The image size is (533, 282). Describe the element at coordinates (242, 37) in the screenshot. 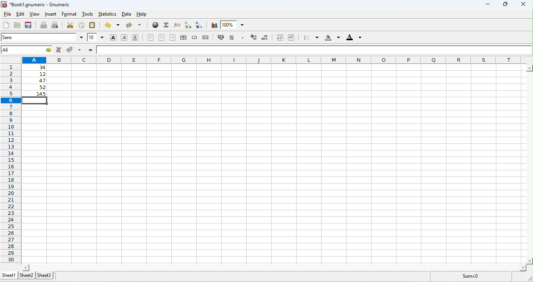

I see `includes a thousands separator` at that location.